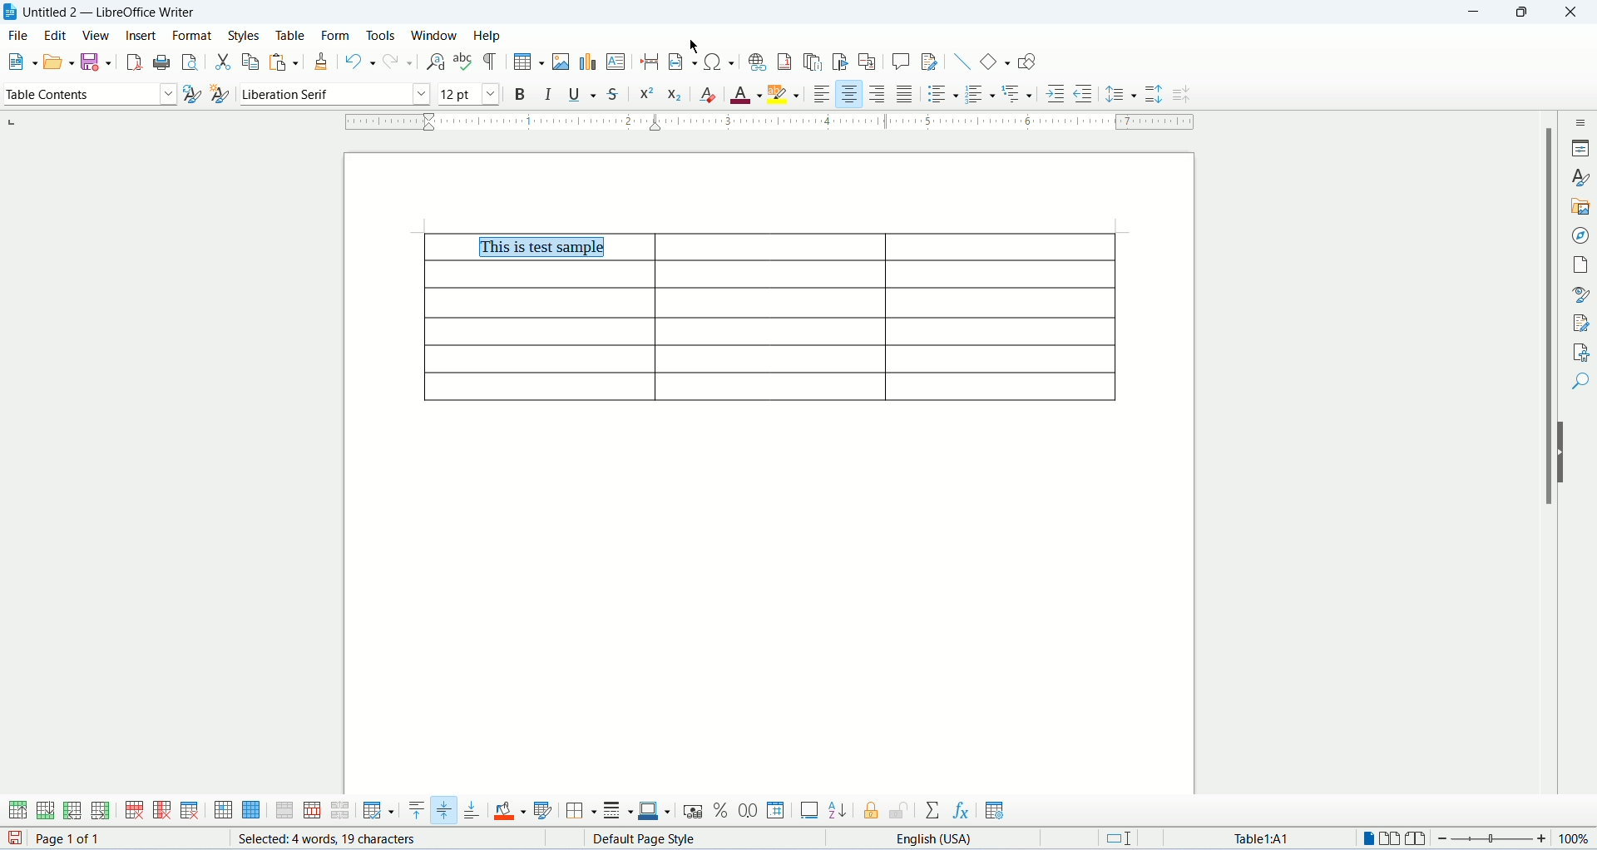  Describe the element at coordinates (1582, 149) in the screenshot. I see `properties` at that location.